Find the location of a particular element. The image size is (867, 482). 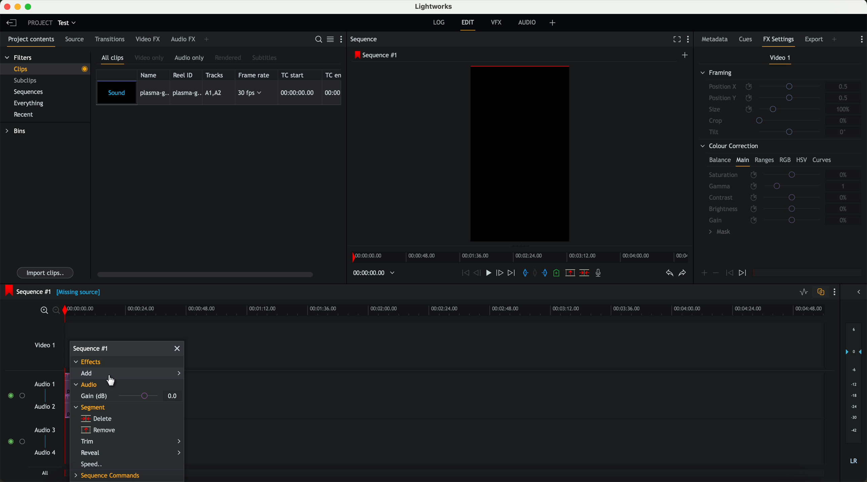

import clips is located at coordinates (46, 272).